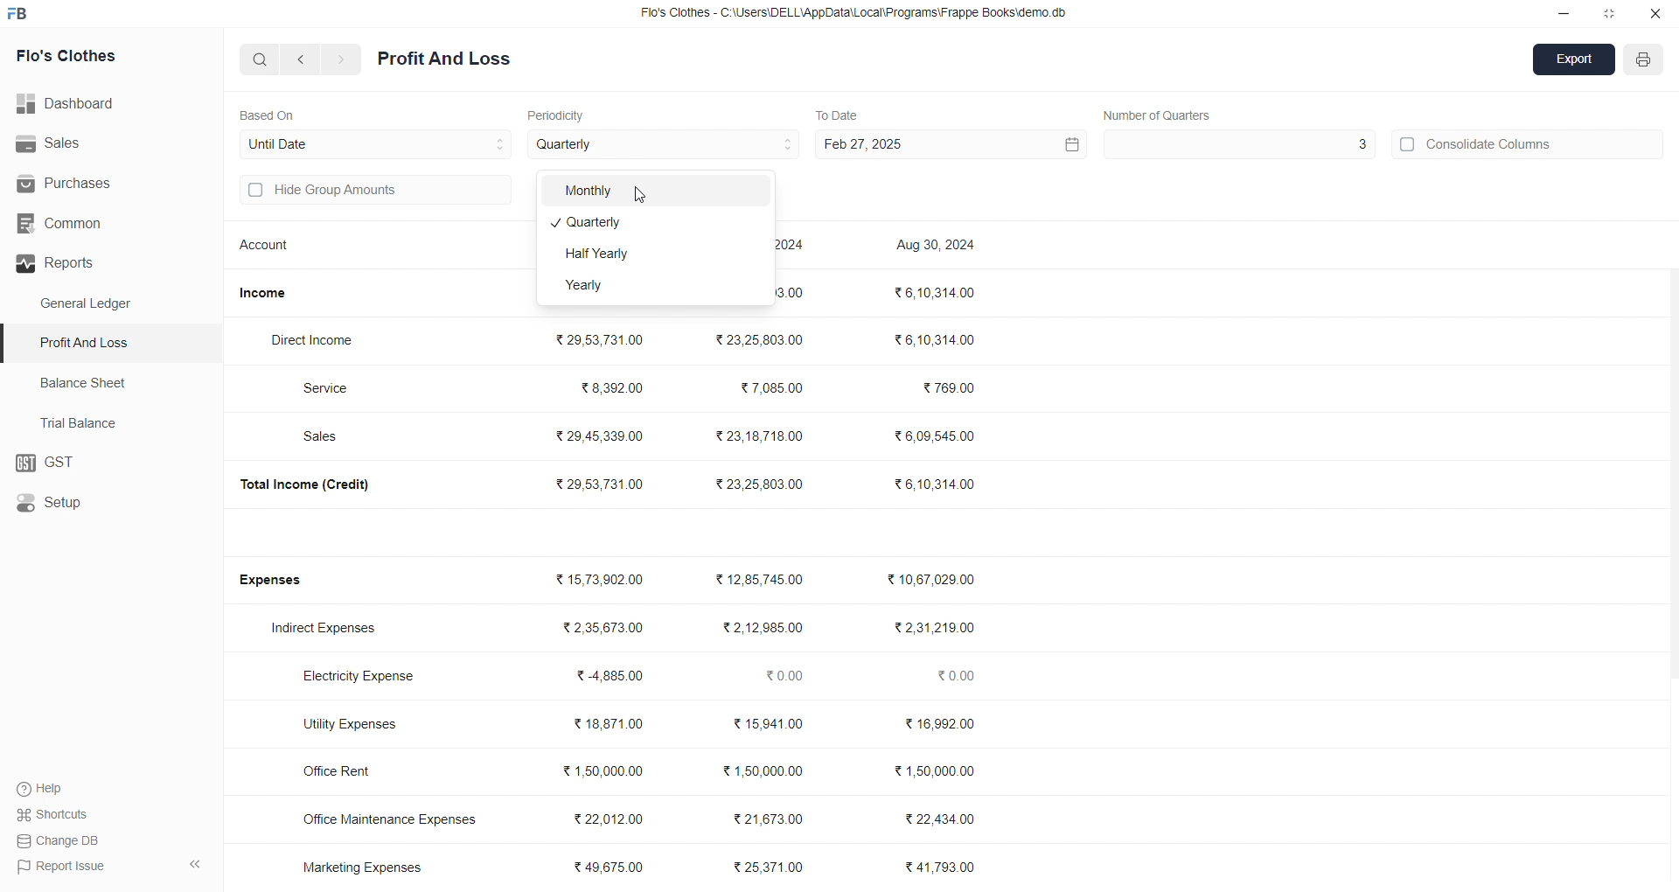 The height and width of the screenshot is (892, 1679). I want to click on Based On, so click(271, 114).